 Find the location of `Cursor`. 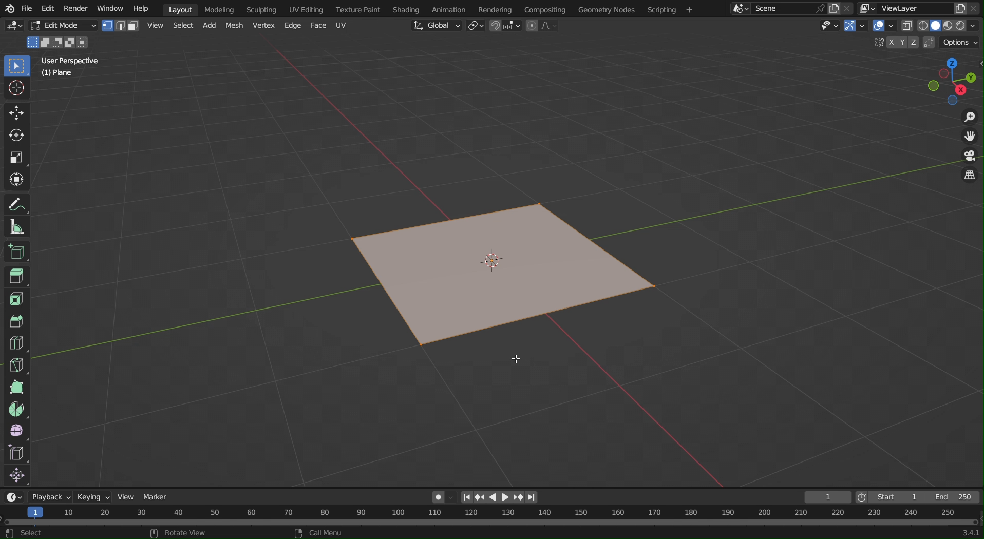

Cursor is located at coordinates (516, 359).